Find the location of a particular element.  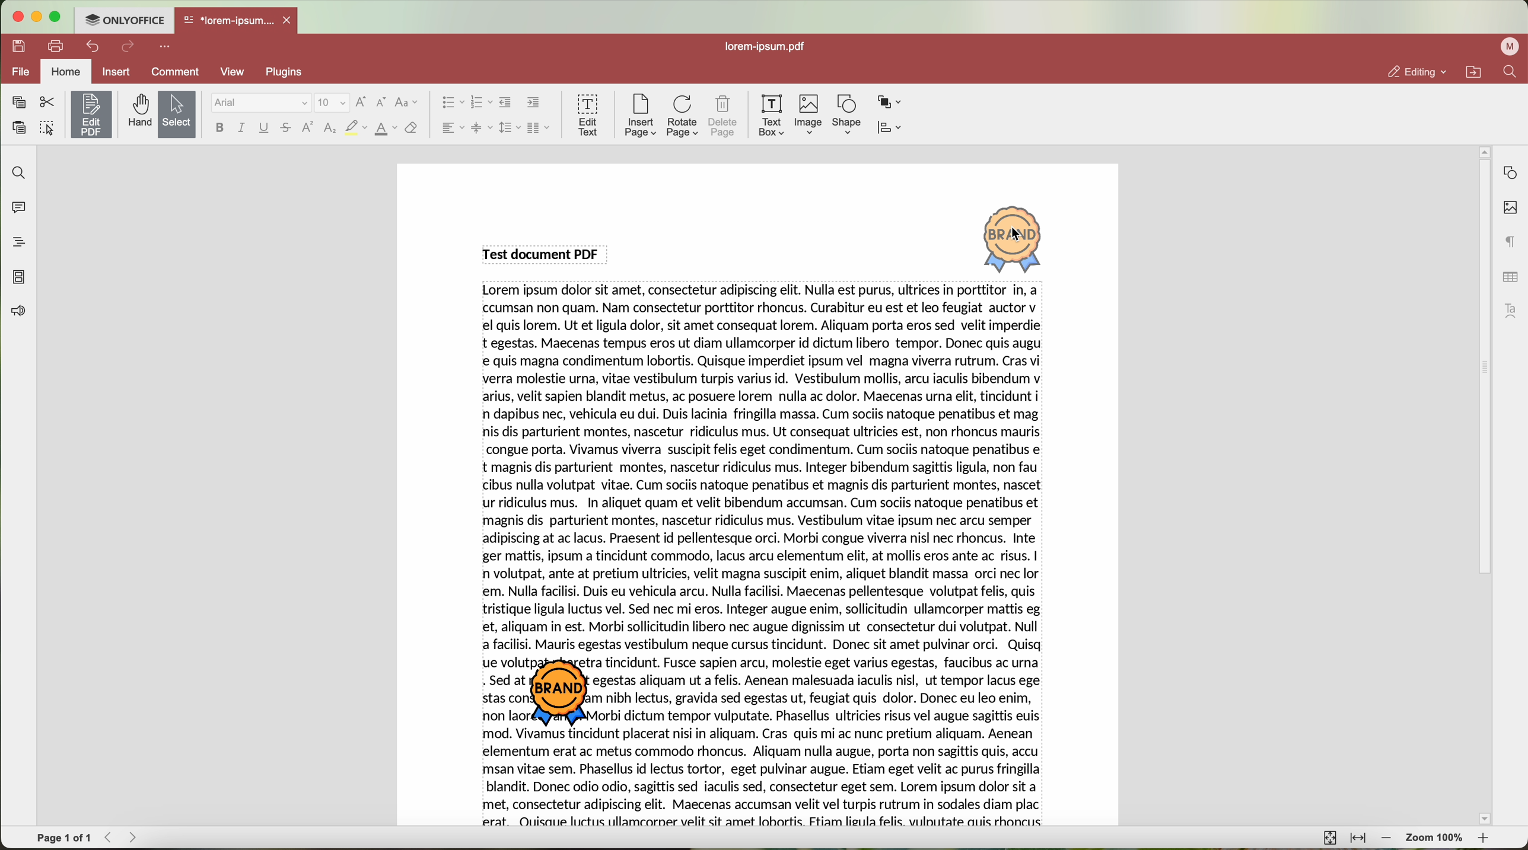

maximize is located at coordinates (56, 17).